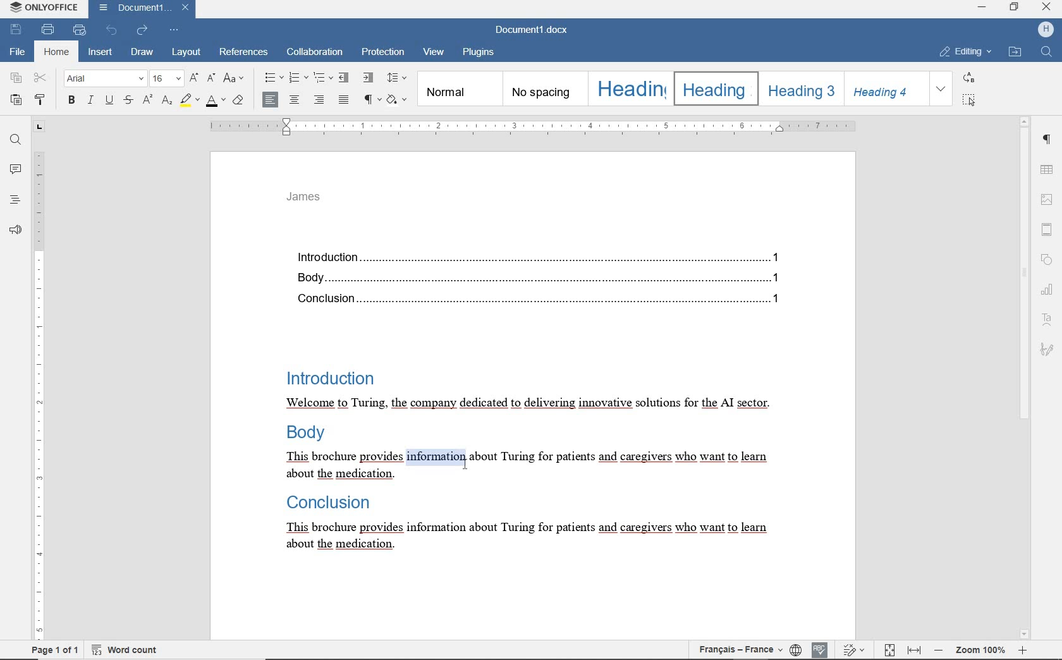 This screenshot has height=660, width=1062. I want to click on SELECT ALL, so click(967, 100).